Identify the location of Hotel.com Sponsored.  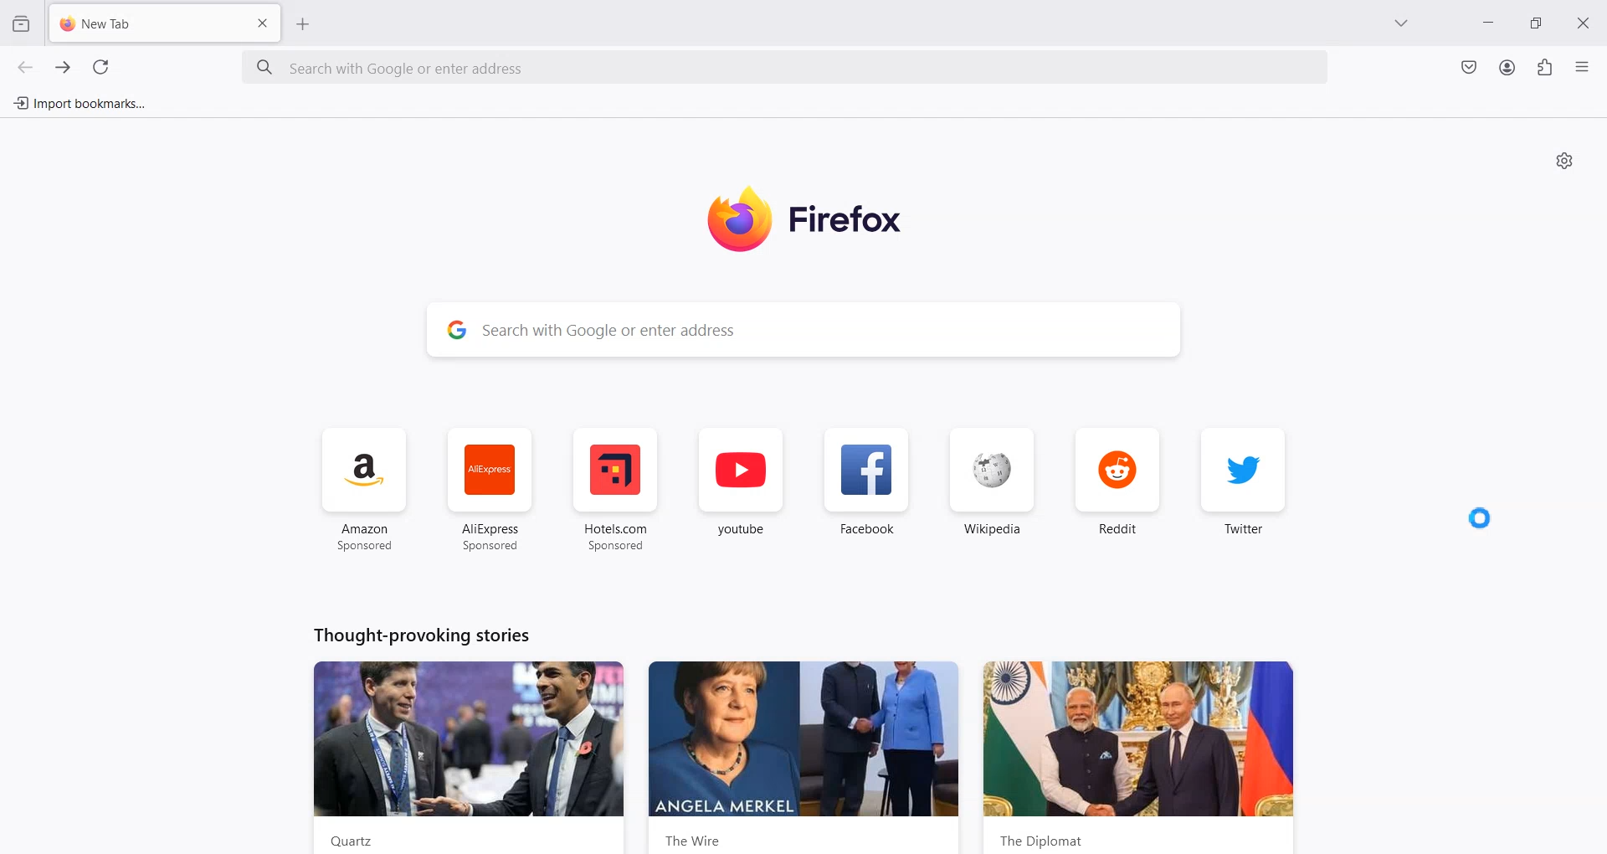
(614, 489).